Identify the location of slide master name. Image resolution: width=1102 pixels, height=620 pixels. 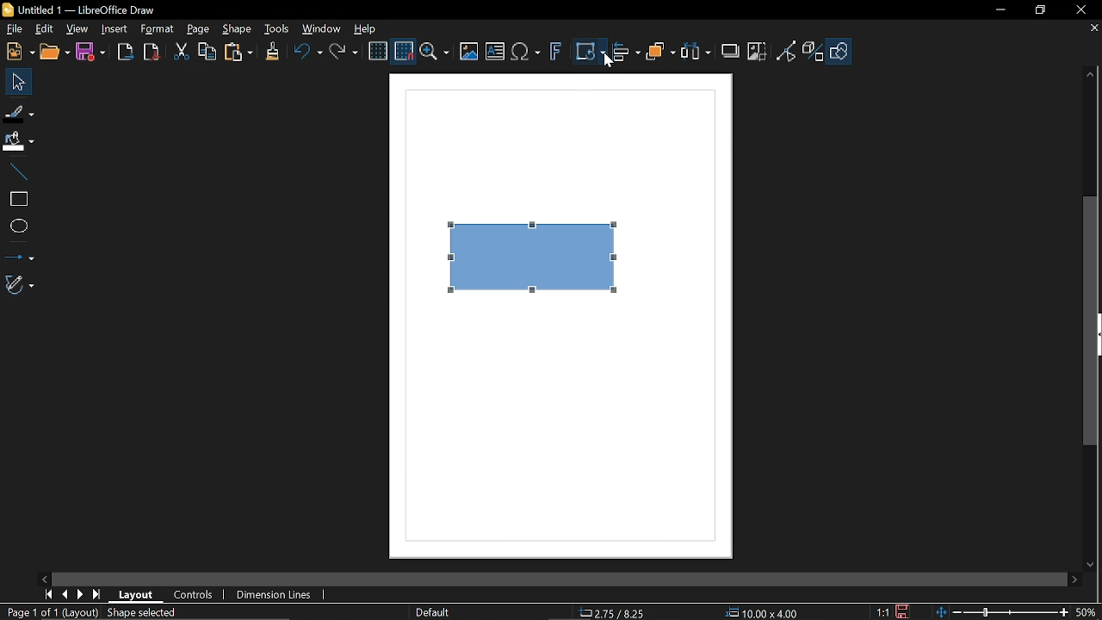
(434, 611).